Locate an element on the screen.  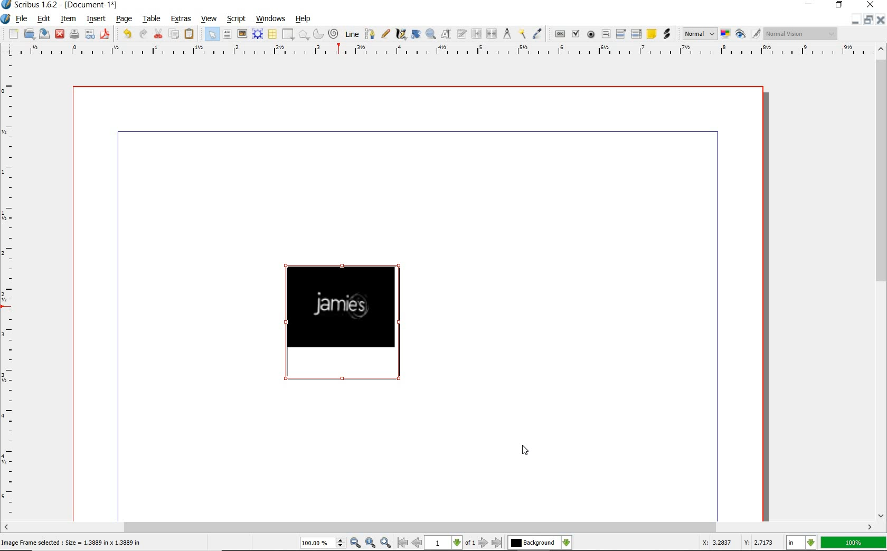
insert is located at coordinates (96, 18).